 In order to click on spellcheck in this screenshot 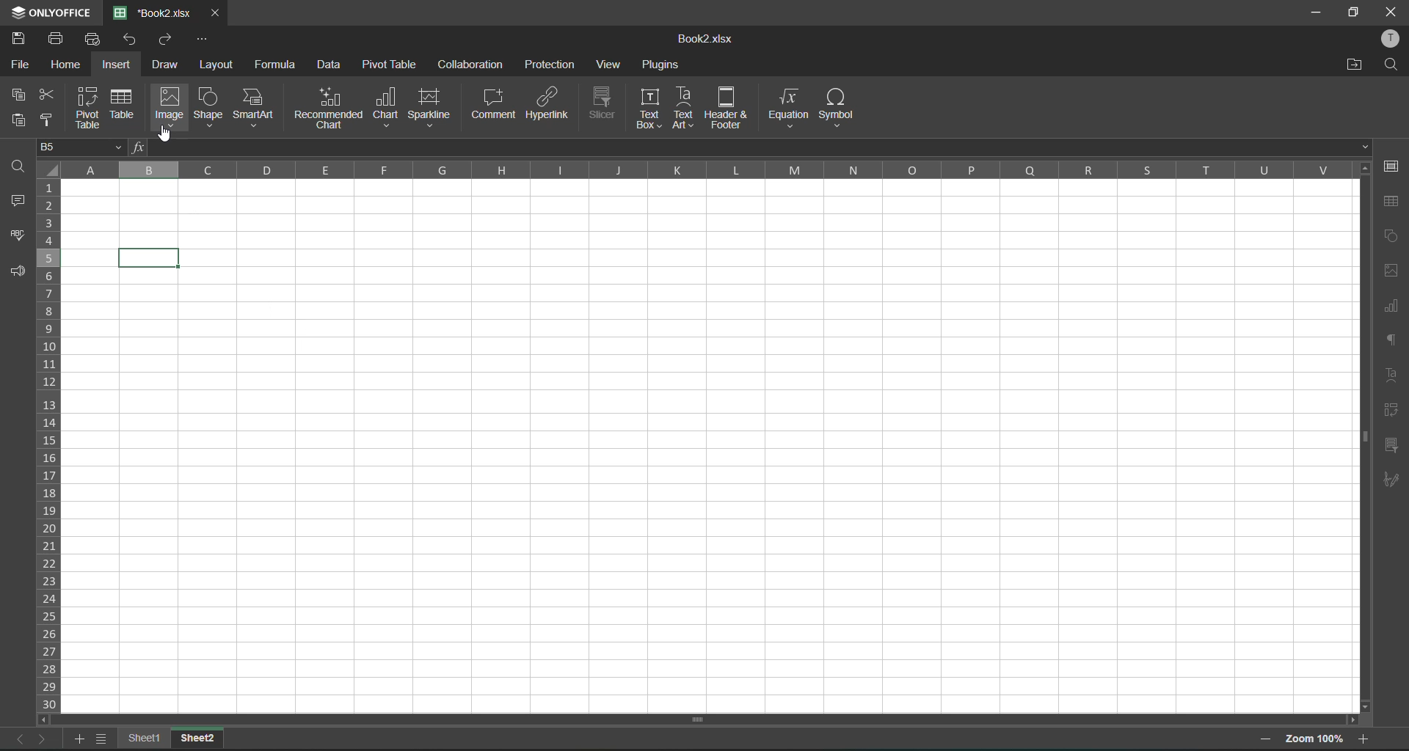, I will do `click(18, 238)`.